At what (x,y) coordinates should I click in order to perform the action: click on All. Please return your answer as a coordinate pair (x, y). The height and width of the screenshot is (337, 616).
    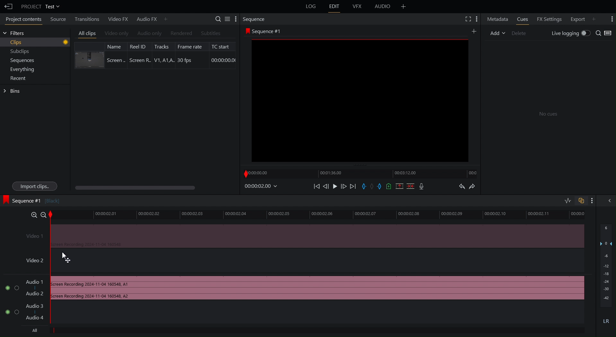
    Looking at the image, I should click on (37, 331).